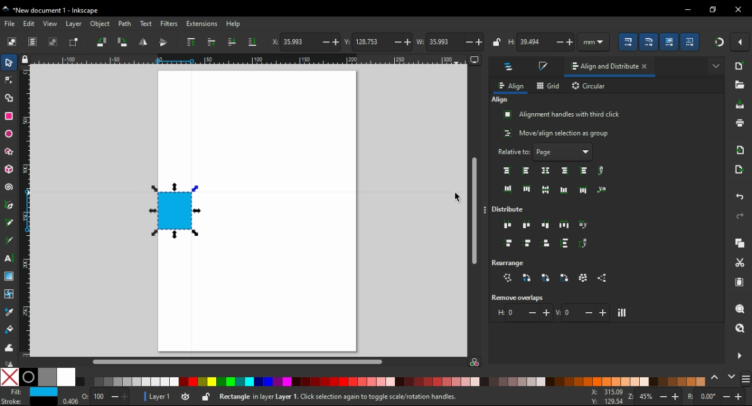 The height and width of the screenshot is (406, 752). Describe the element at coordinates (603, 170) in the screenshot. I see `align text anchors vertically` at that location.